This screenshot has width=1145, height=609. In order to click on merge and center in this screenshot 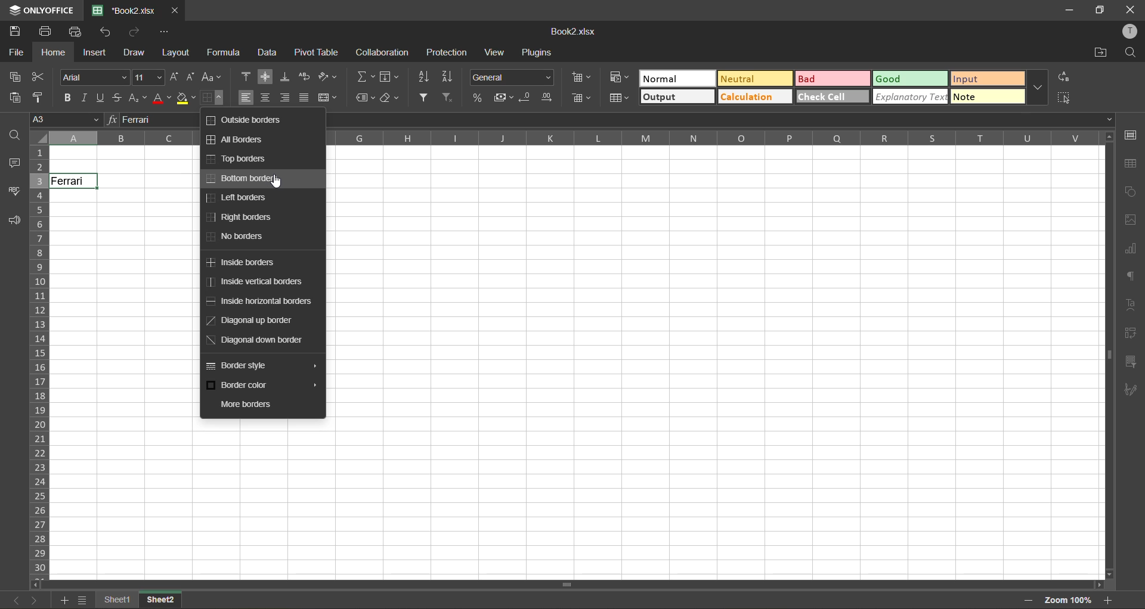, I will do `click(326, 96)`.